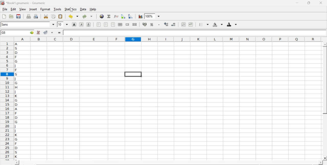 The image size is (327, 165). Describe the element at coordinates (173, 25) in the screenshot. I see `decrease number of decimals displayed` at that location.